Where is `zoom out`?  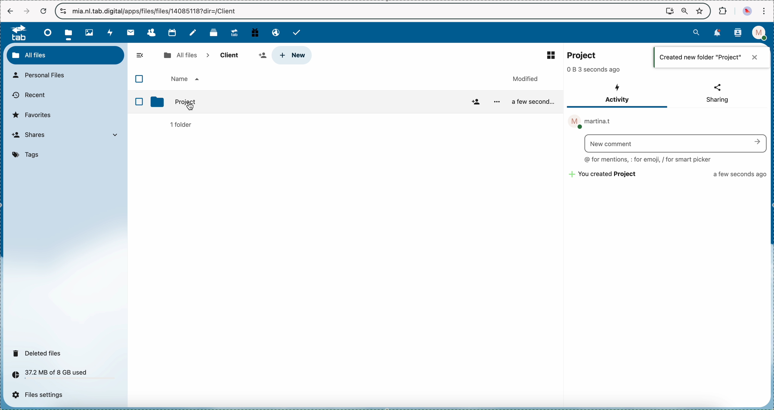
zoom out is located at coordinates (685, 11).